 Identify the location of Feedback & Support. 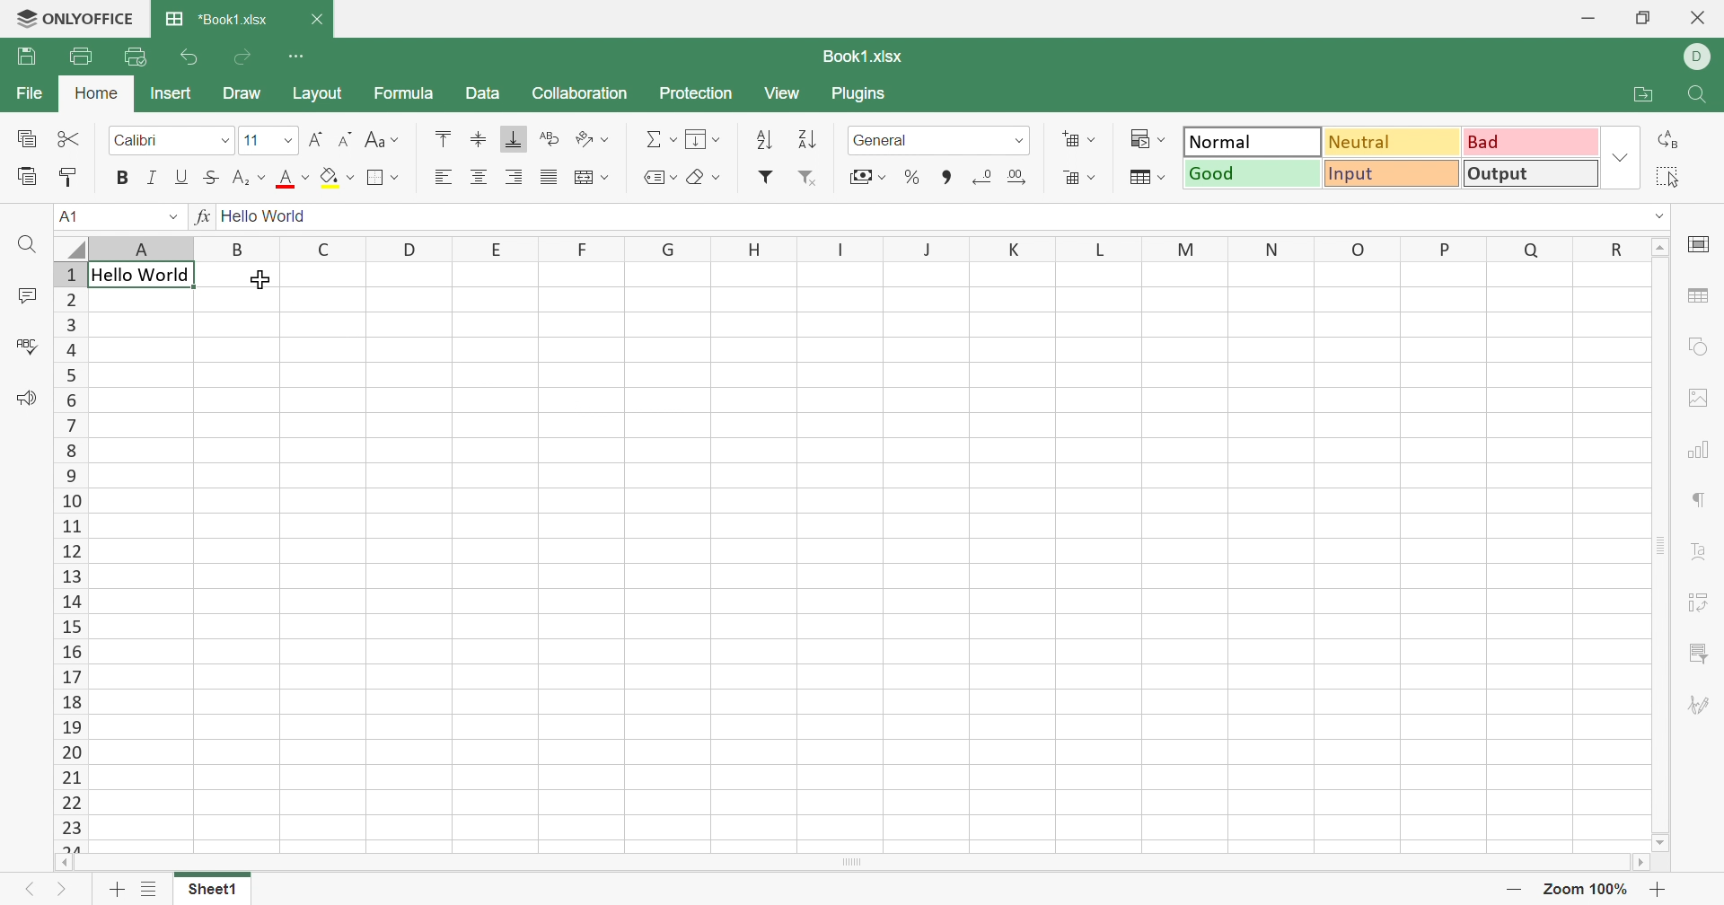
(24, 399).